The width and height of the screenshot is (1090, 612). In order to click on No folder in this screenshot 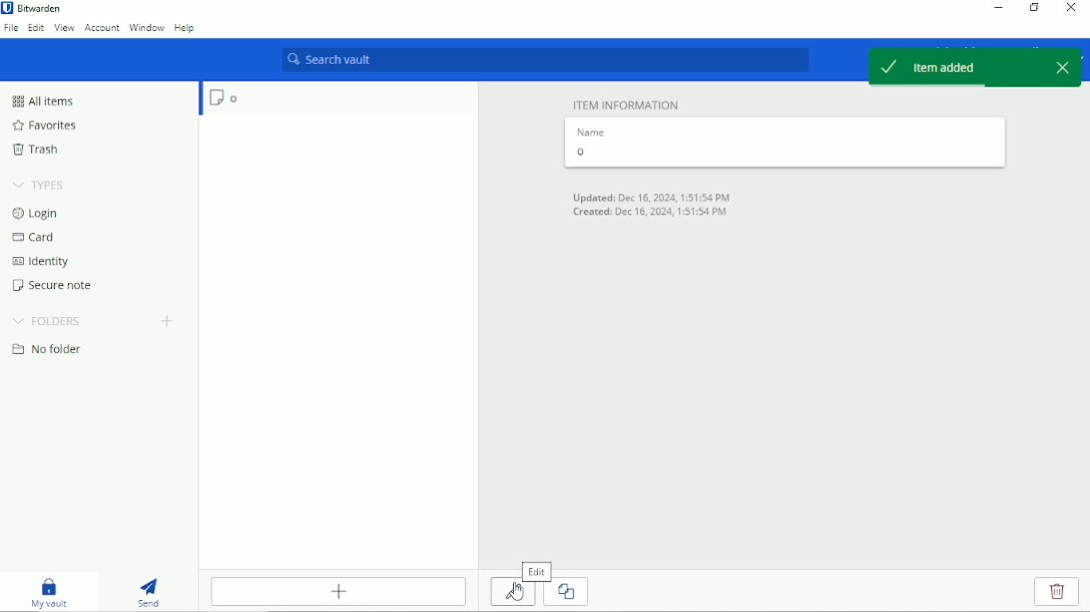, I will do `click(47, 350)`.